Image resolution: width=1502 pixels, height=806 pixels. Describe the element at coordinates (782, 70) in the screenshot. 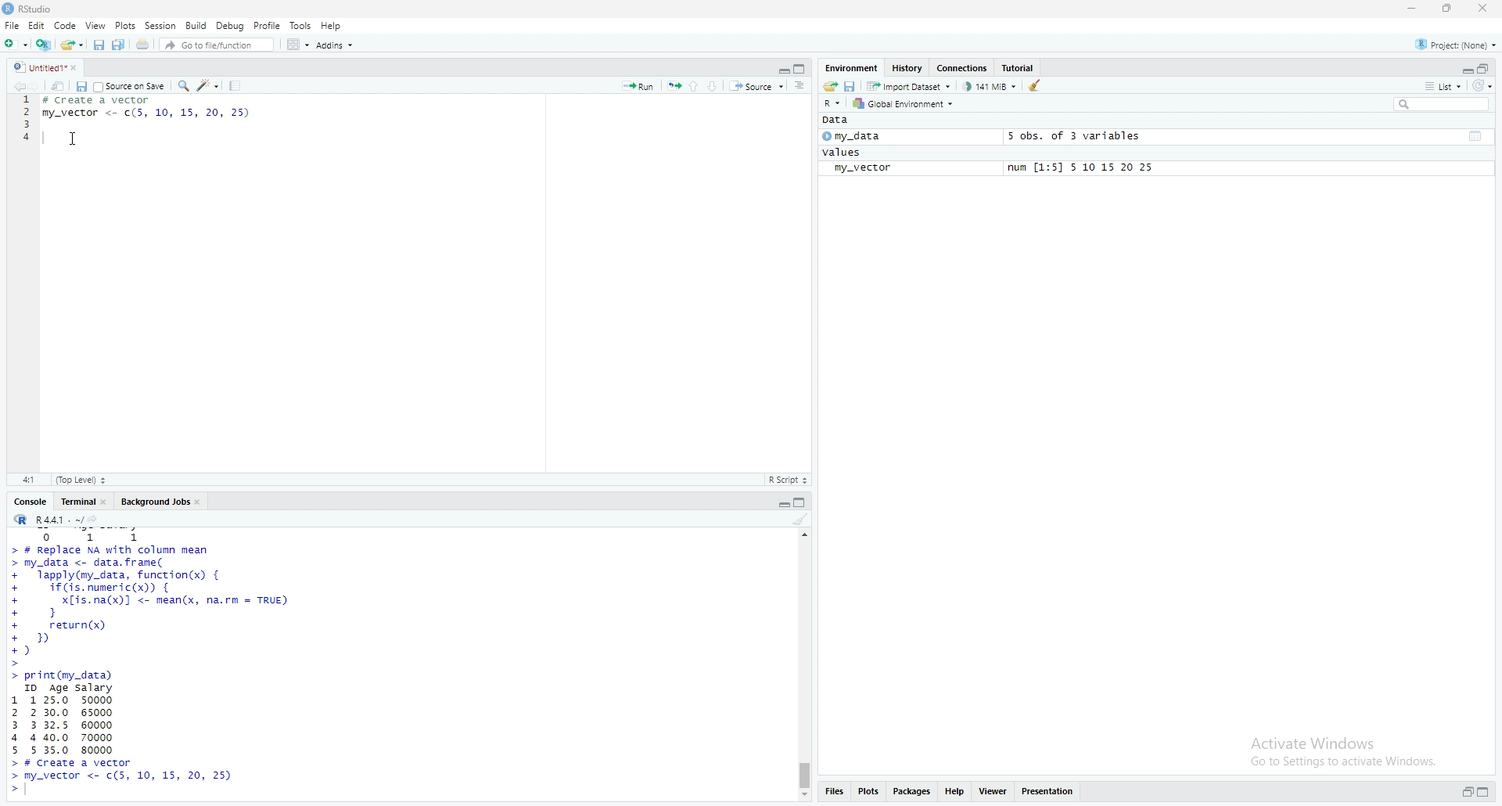

I see `expand` at that location.